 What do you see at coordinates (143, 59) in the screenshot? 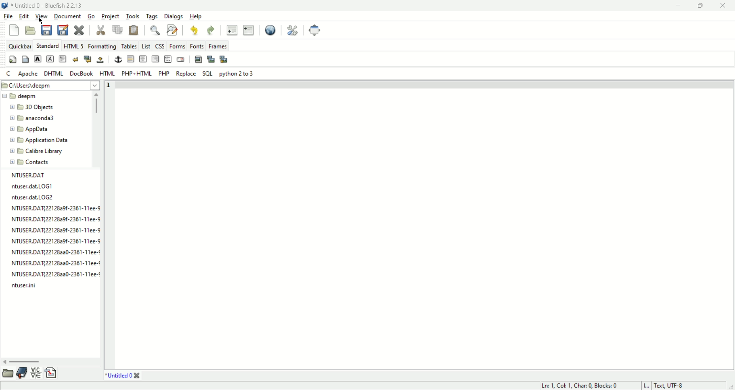
I see `center` at bounding box center [143, 59].